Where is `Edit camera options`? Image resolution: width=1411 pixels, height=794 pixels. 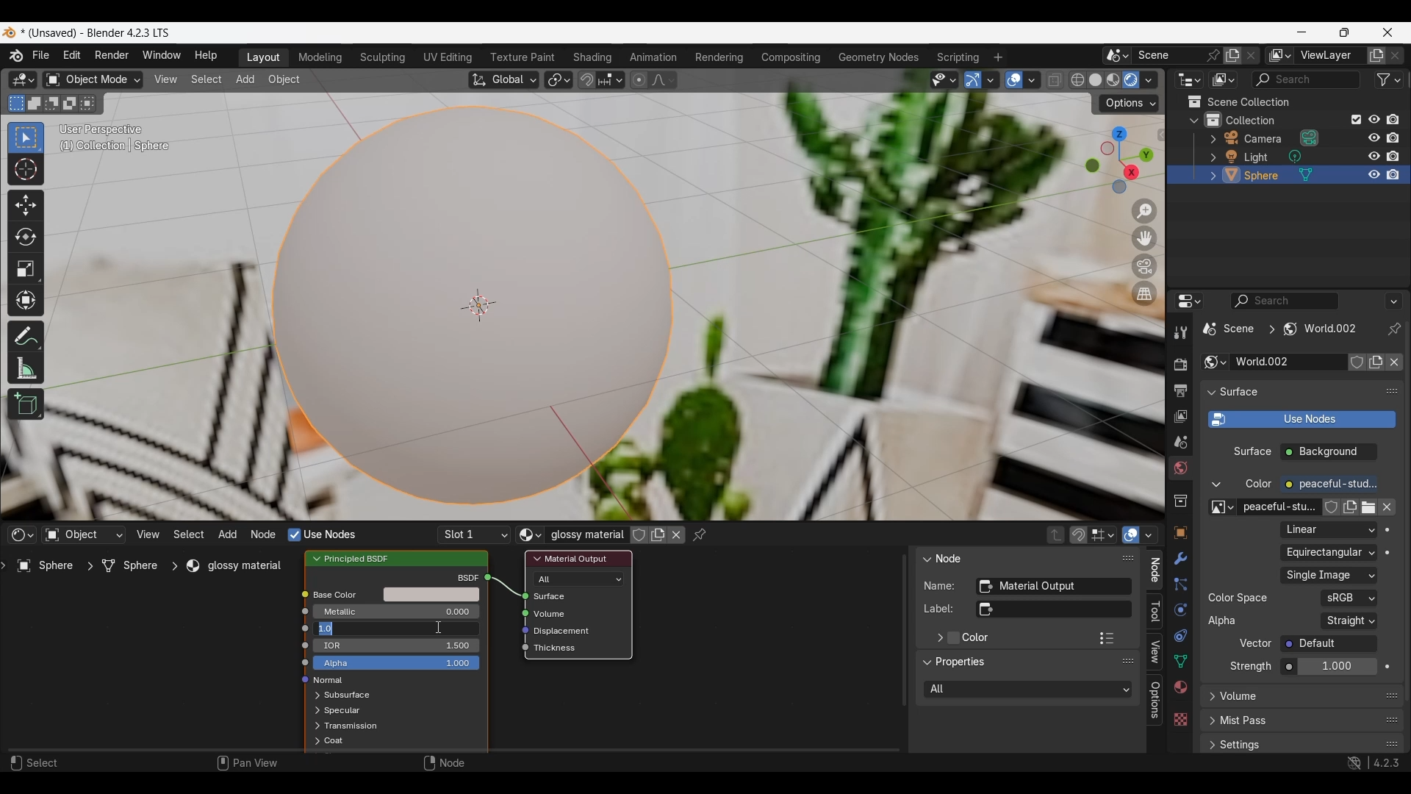
Edit camera options is located at coordinates (1232, 137).